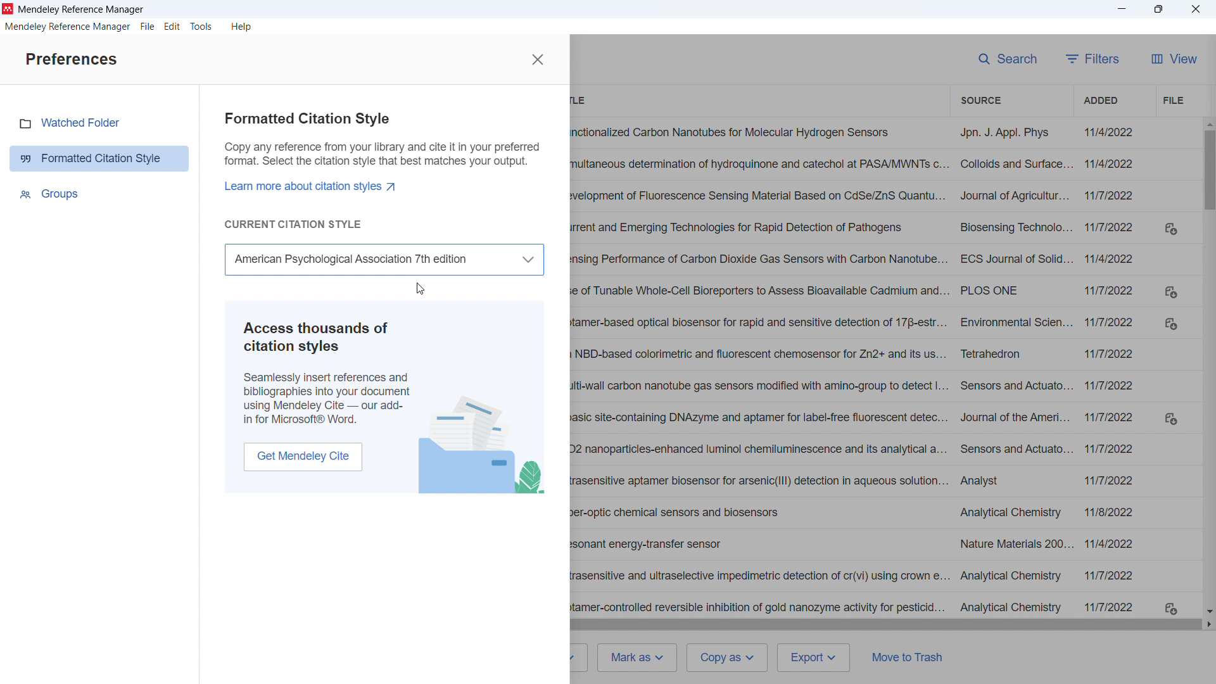 The width and height of the screenshot is (1216, 684). What do you see at coordinates (101, 159) in the screenshot?
I see `Formatted citation style ` at bounding box center [101, 159].